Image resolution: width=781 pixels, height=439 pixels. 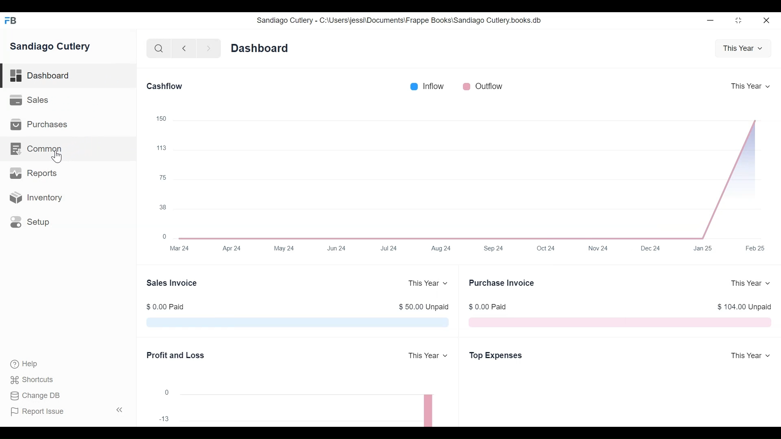 I want to click on Cashflow, so click(x=167, y=87).